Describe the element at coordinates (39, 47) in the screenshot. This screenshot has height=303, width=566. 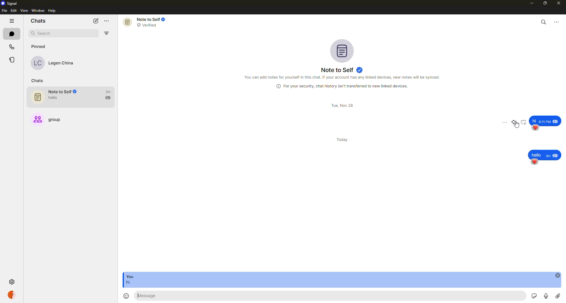
I see `pinned` at that location.